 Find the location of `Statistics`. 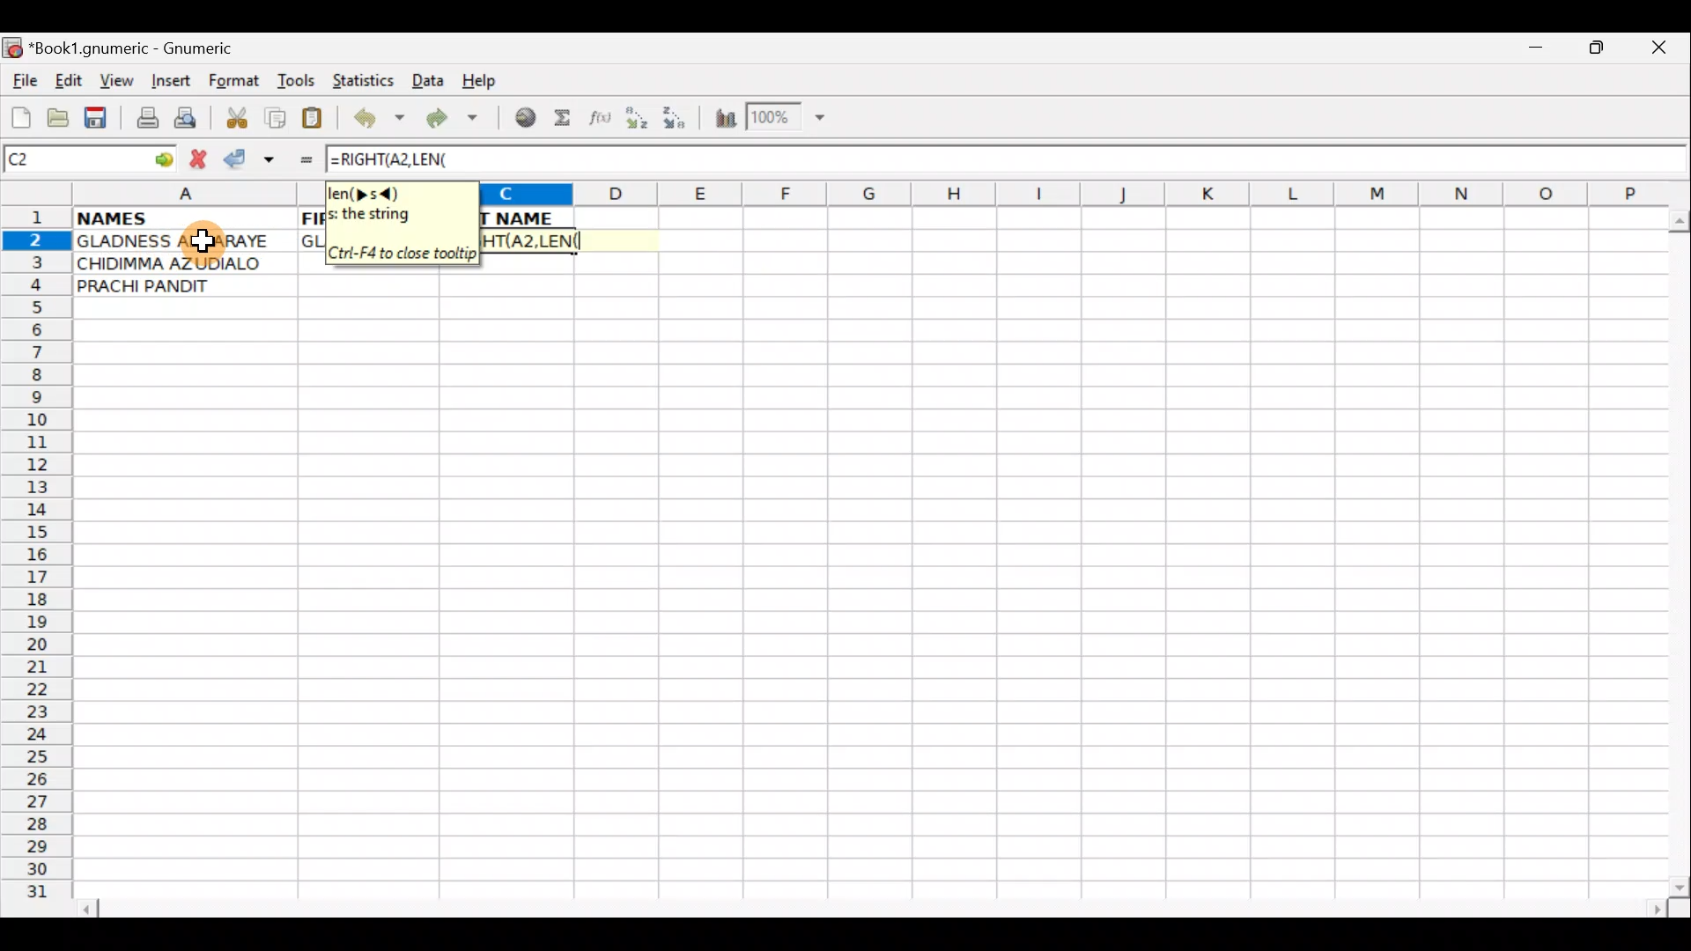

Statistics is located at coordinates (368, 79).